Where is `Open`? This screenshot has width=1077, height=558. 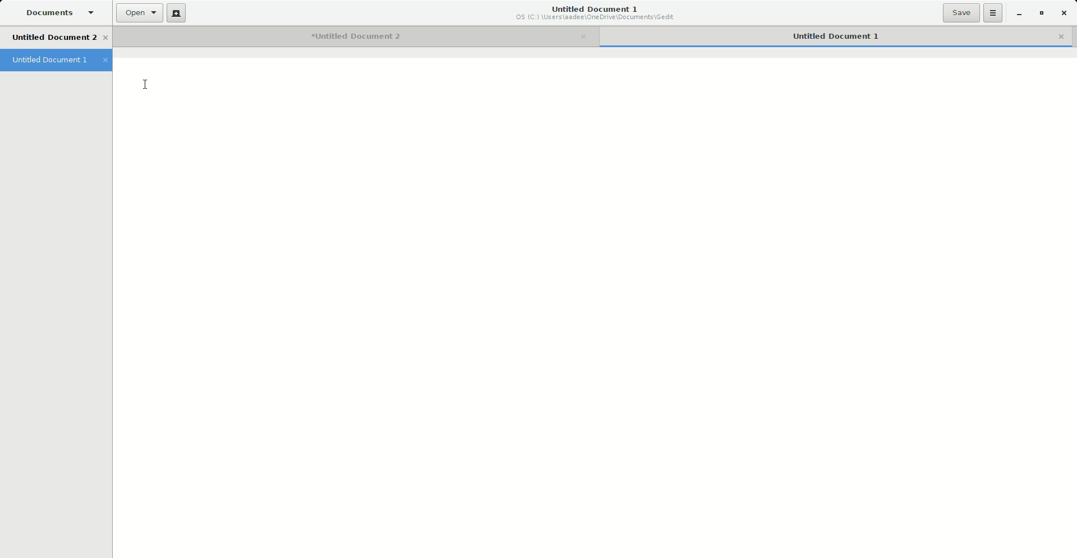
Open is located at coordinates (140, 13).